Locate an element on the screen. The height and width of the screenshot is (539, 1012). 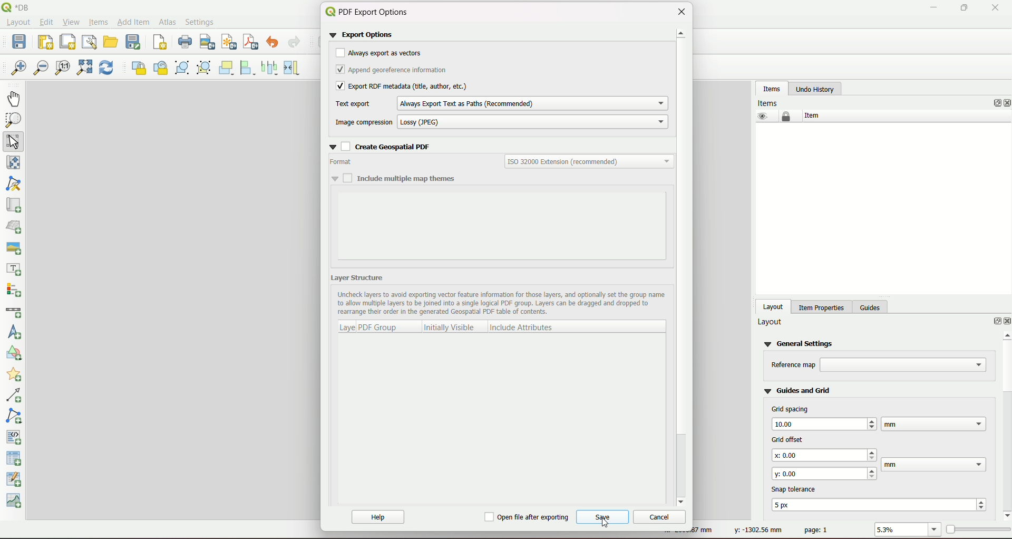
ungroup is located at coordinates (205, 68).